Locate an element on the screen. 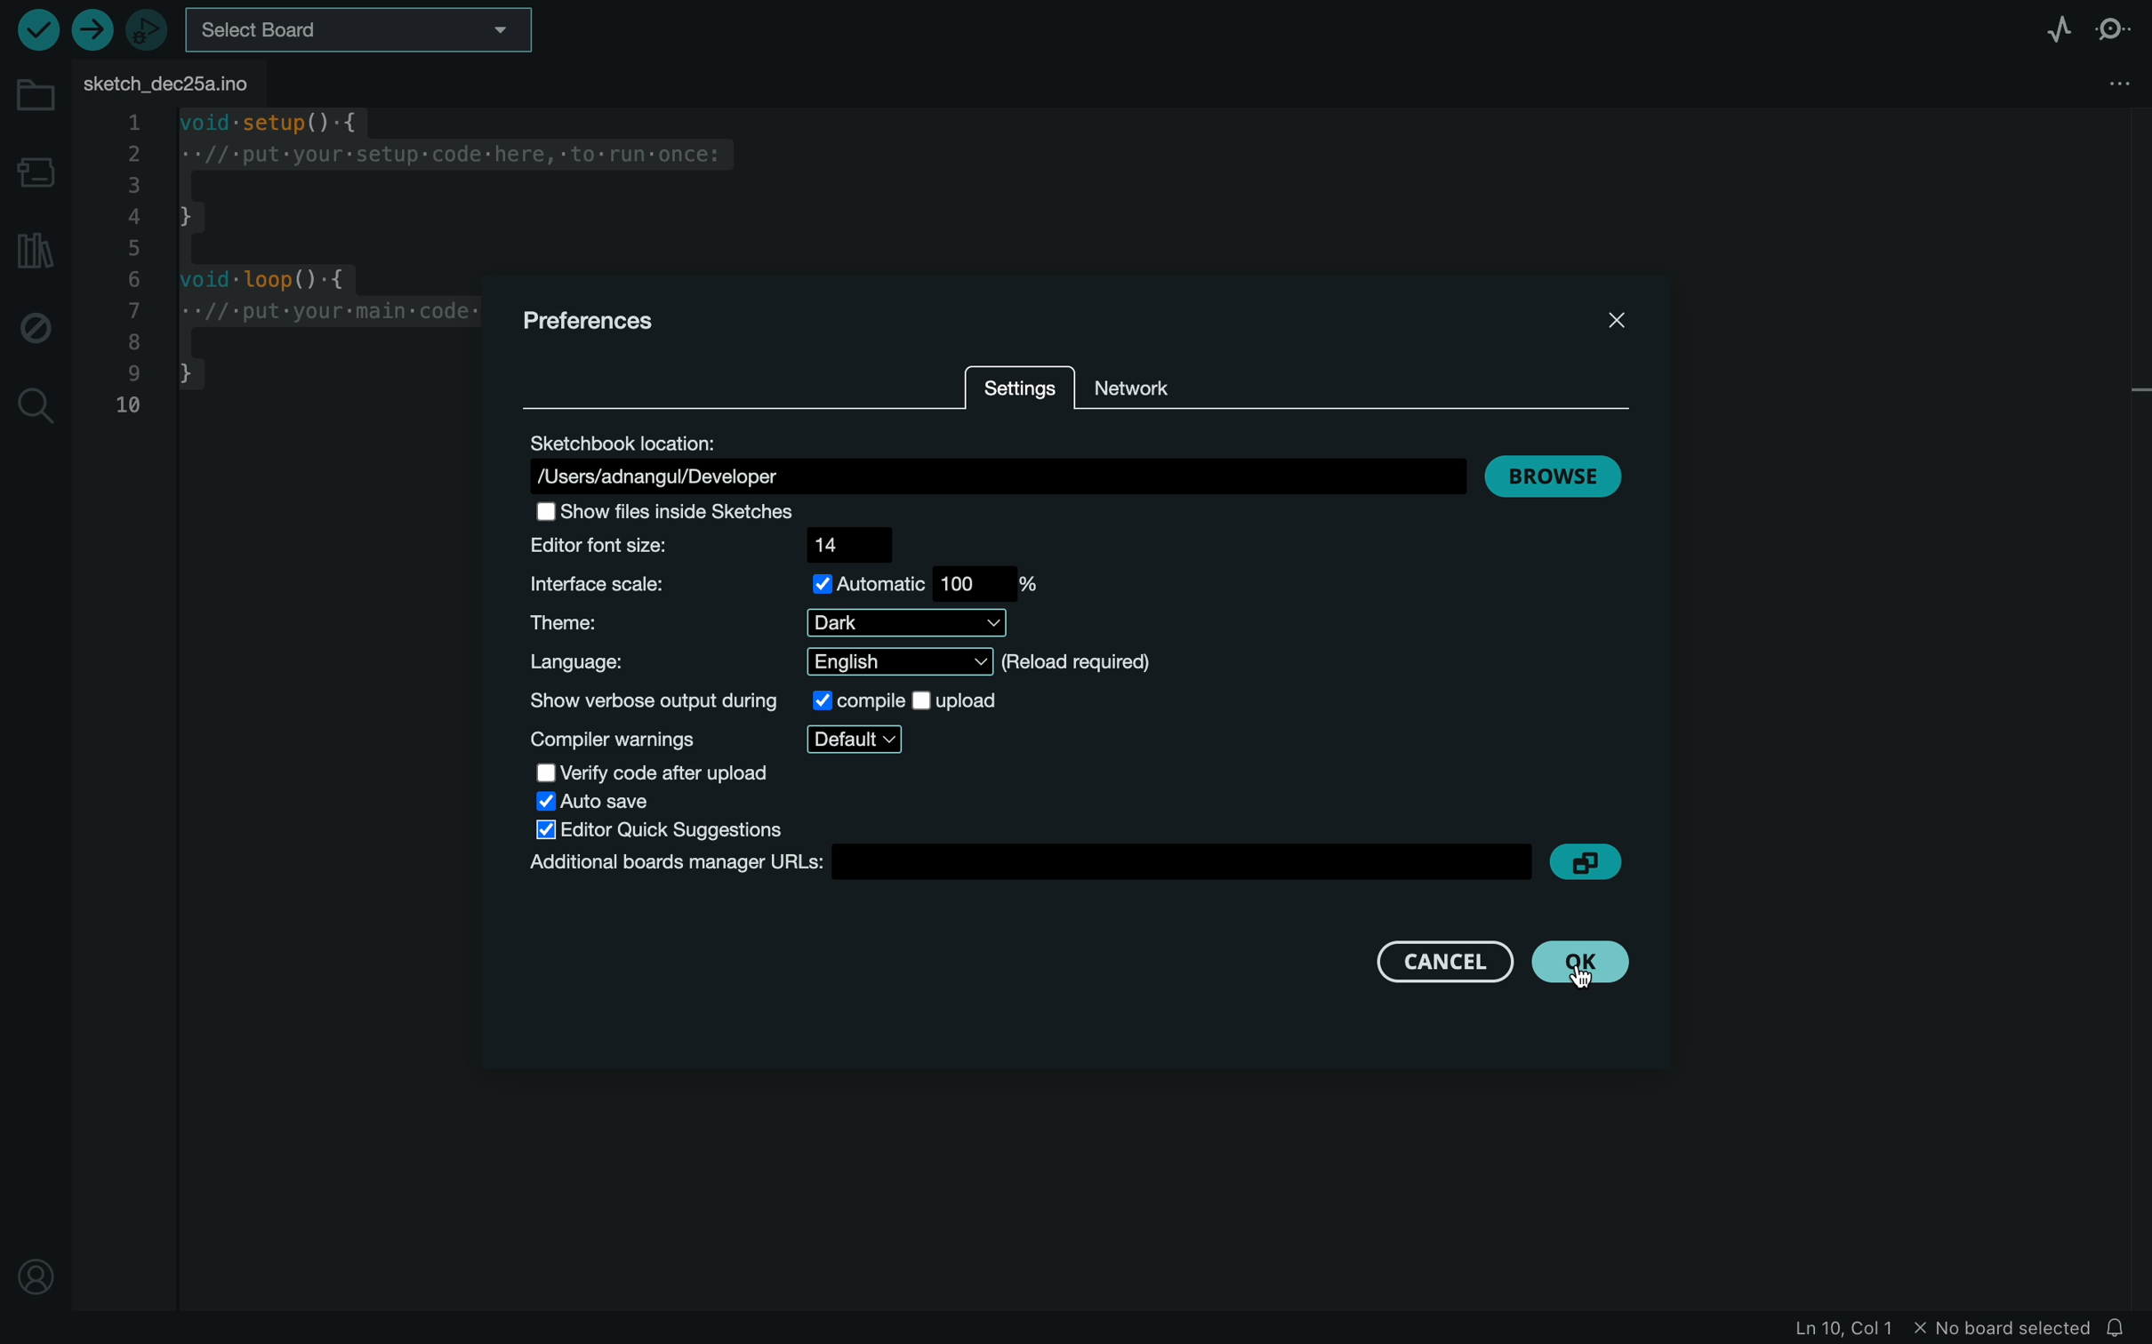 Image resolution: width=2152 pixels, height=1344 pixels. compiler is located at coordinates (720, 739).